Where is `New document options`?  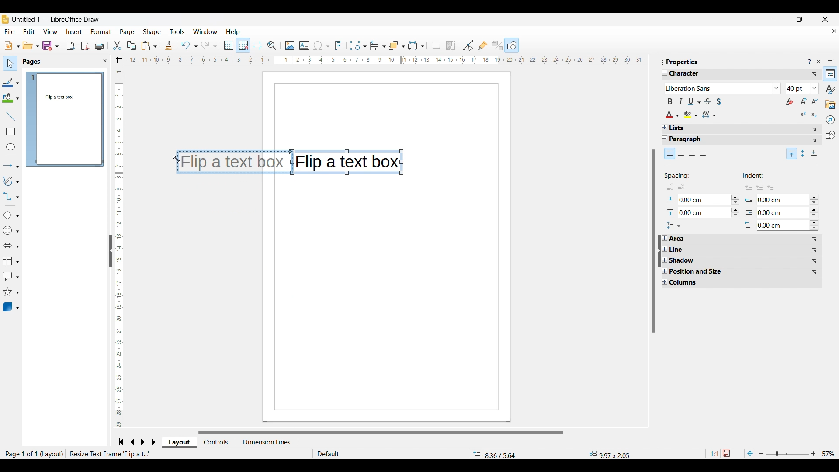 New document options is located at coordinates (12, 45).